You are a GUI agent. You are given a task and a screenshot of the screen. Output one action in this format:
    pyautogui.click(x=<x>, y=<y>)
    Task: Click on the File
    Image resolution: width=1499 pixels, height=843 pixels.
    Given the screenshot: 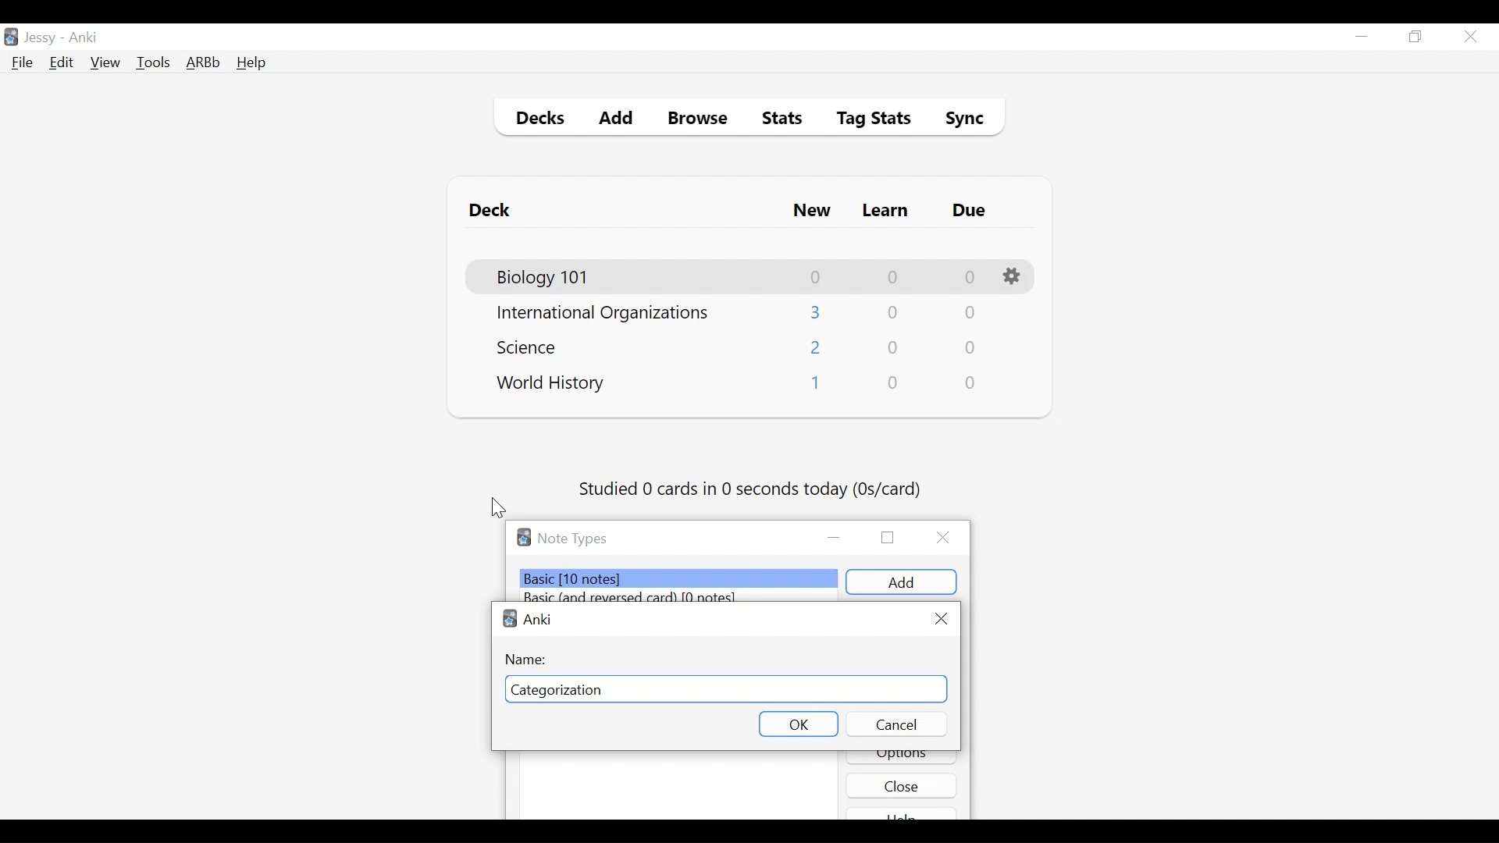 What is the action you would take?
    pyautogui.click(x=23, y=64)
    